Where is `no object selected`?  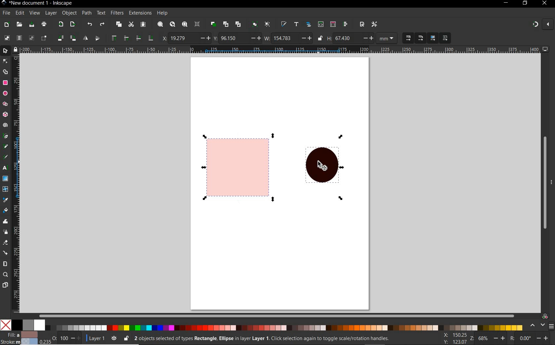 no object selected is located at coordinates (270, 339).